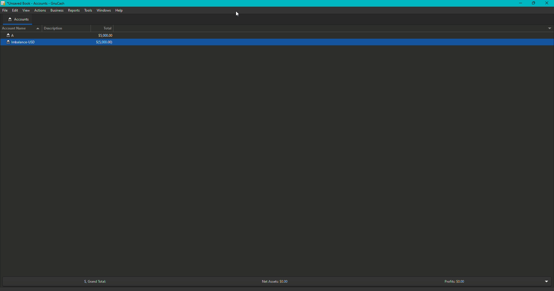  I want to click on Accounts, so click(18, 20).